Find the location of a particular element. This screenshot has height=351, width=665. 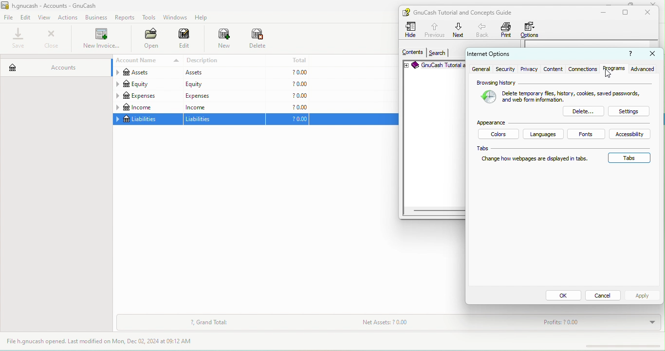

?0.00 is located at coordinates (287, 96).